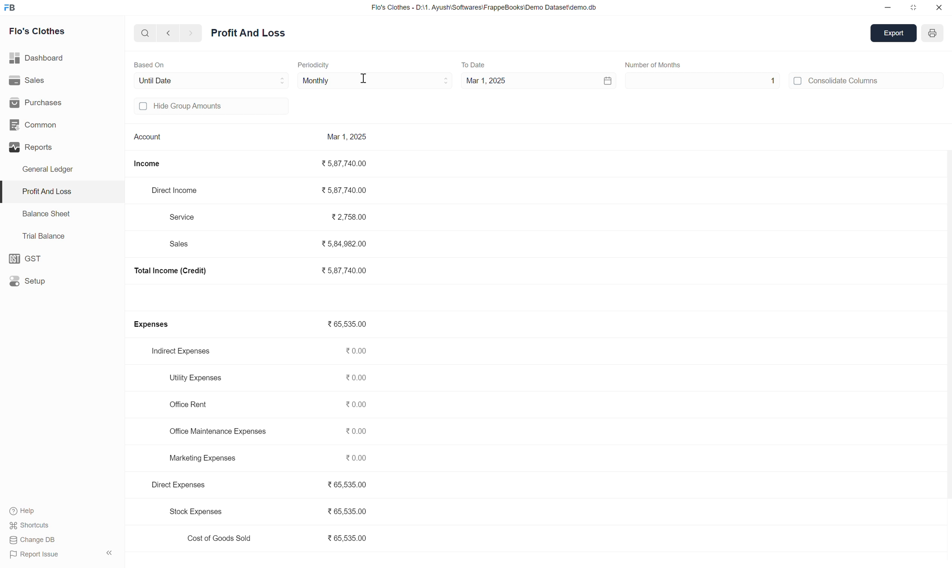 The width and height of the screenshot is (952, 568). Describe the element at coordinates (184, 485) in the screenshot. I see `Direct Expenses` at that location.